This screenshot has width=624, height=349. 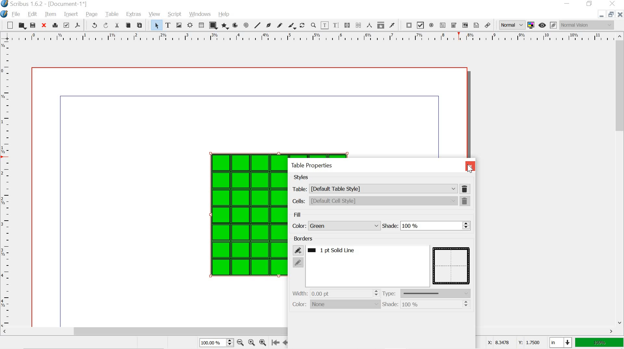 What do you see at coordinates (298, 214) in the screenshot?
I see `fill` at bounding box center [298, 214].